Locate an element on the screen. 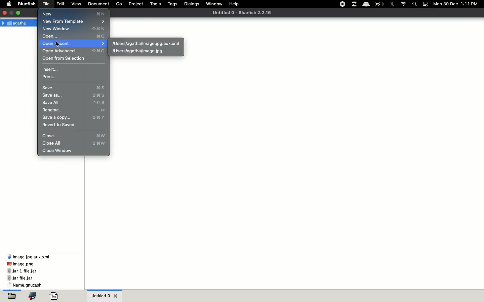 The image size is (484, 302). /Users/agatha/image.jpg is located at coordinates (137, 51).